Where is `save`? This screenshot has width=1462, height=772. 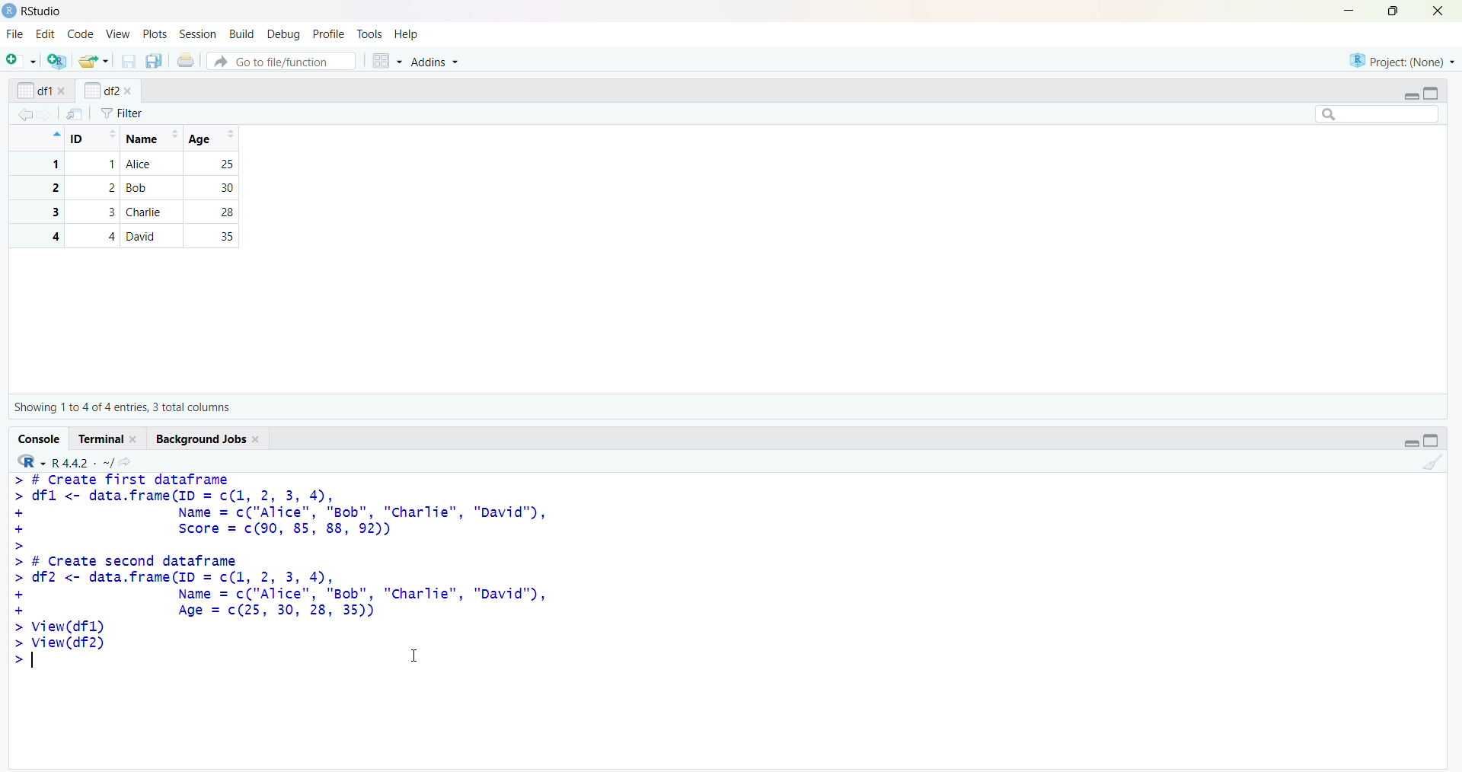 save is located at coordinates (129, 61).